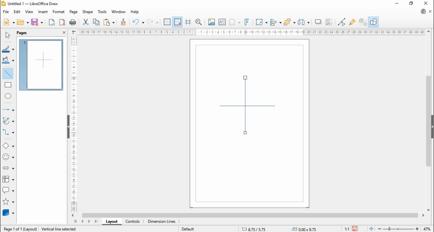 This screenshot has width=434, height=232. What do you see at coordinates (276, 22) in the screenshot?
I see `align objects` at bounding box center [276, 22].